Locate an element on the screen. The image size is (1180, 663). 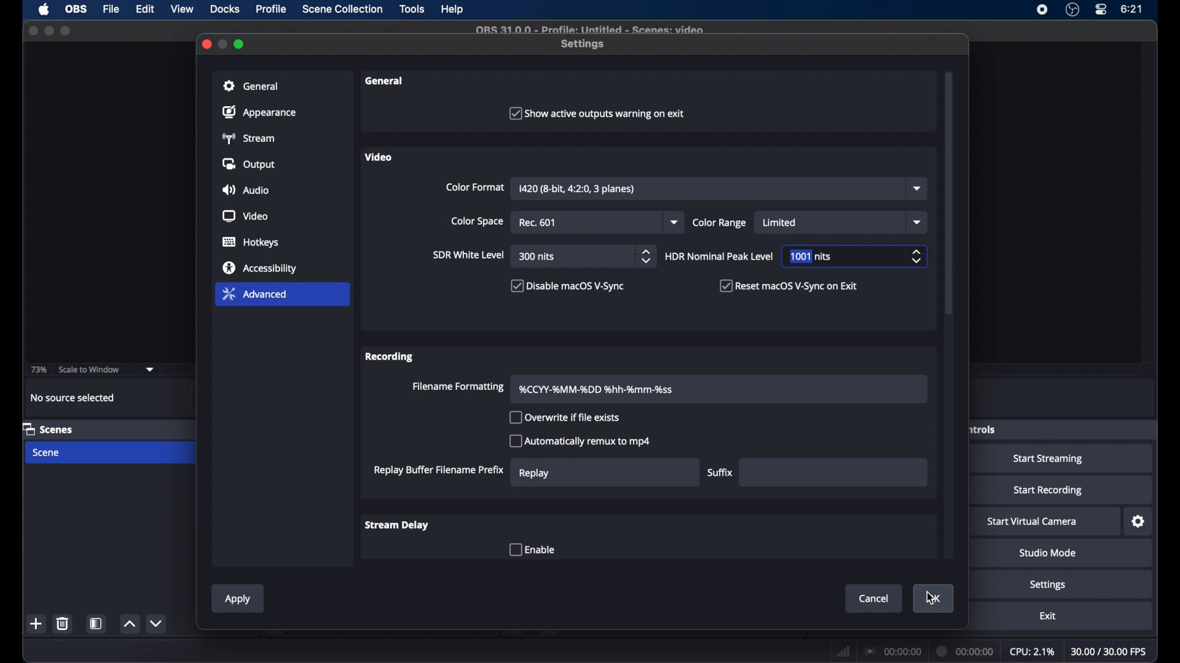
rec 602 is located at coordinates (540, 223).